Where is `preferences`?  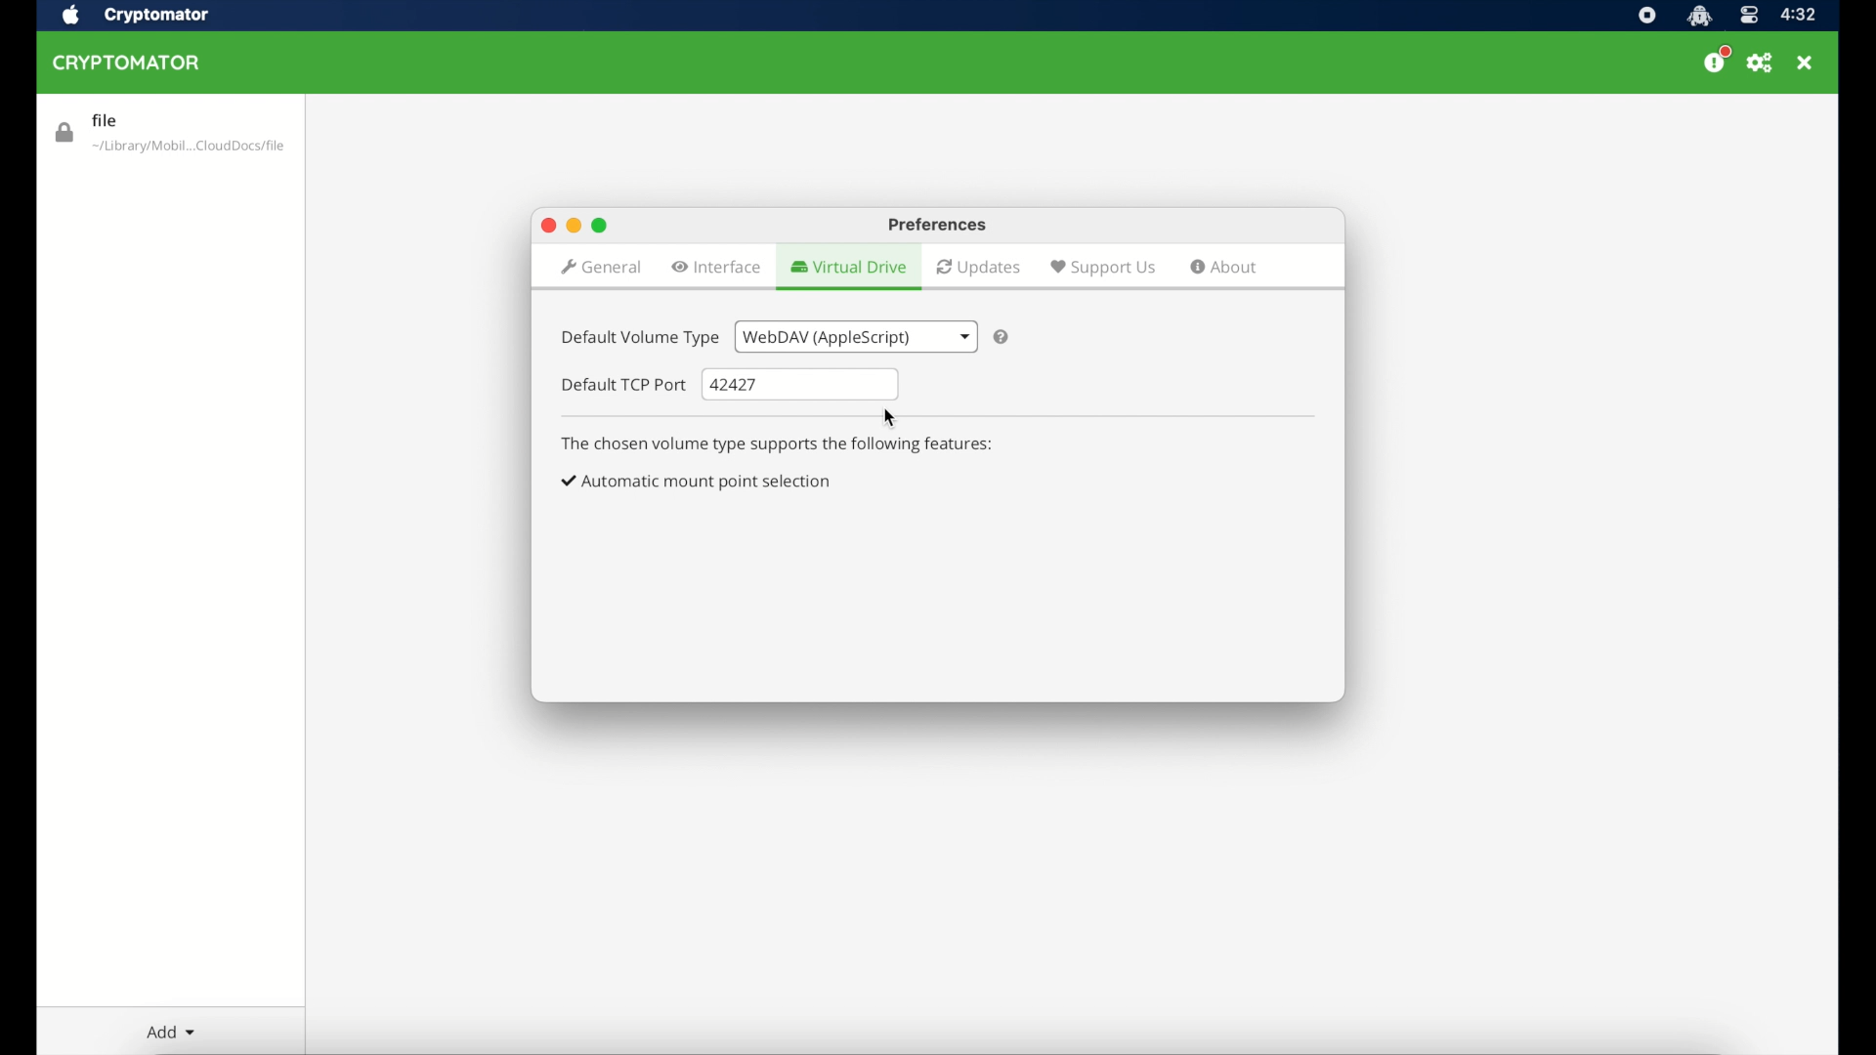
preferences is located at coordinates (938, 226).